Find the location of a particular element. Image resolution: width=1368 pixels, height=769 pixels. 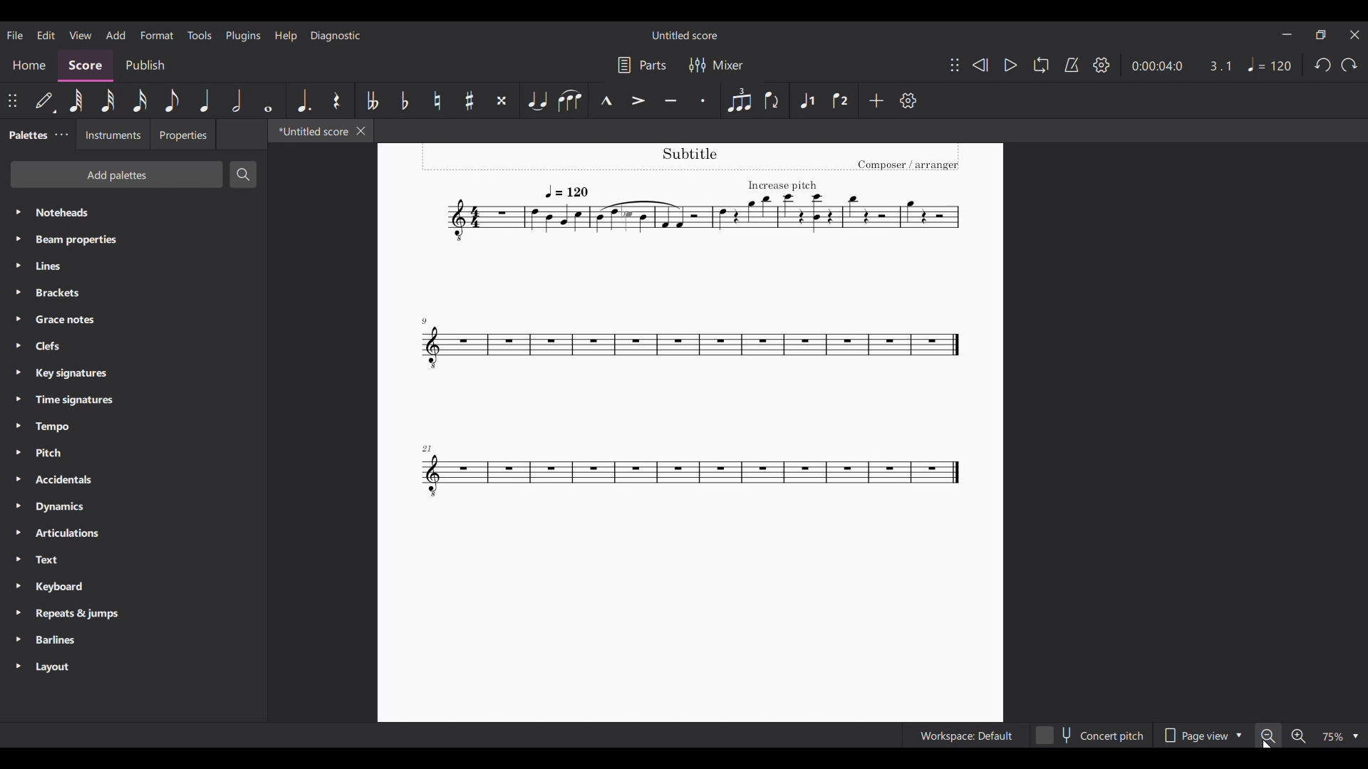

Toggle double flat is located at coordinates (372, 101).